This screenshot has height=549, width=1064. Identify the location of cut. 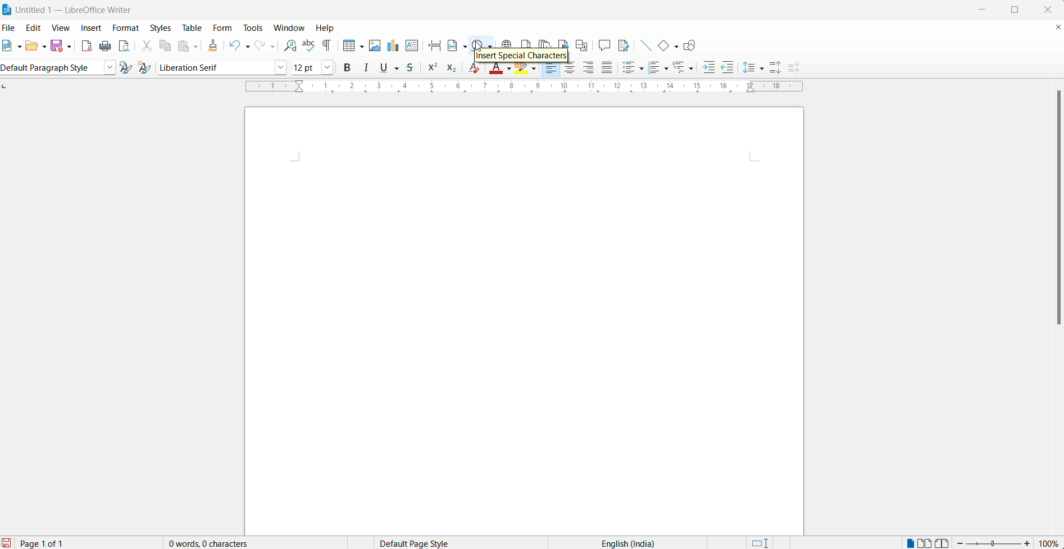
(144, 48).